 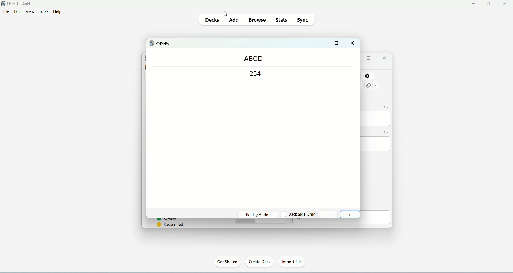 What do you see at coordinates (171, 224) in the screenshot?
I see `suspended` at bounding box center [171, 224].